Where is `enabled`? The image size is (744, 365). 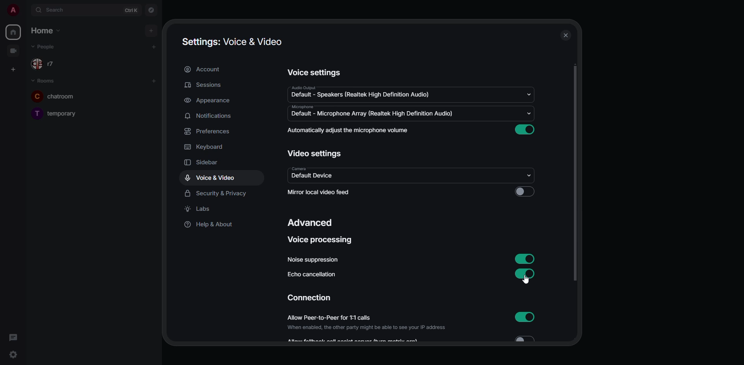
enabled is located at coordinates (526, 317).